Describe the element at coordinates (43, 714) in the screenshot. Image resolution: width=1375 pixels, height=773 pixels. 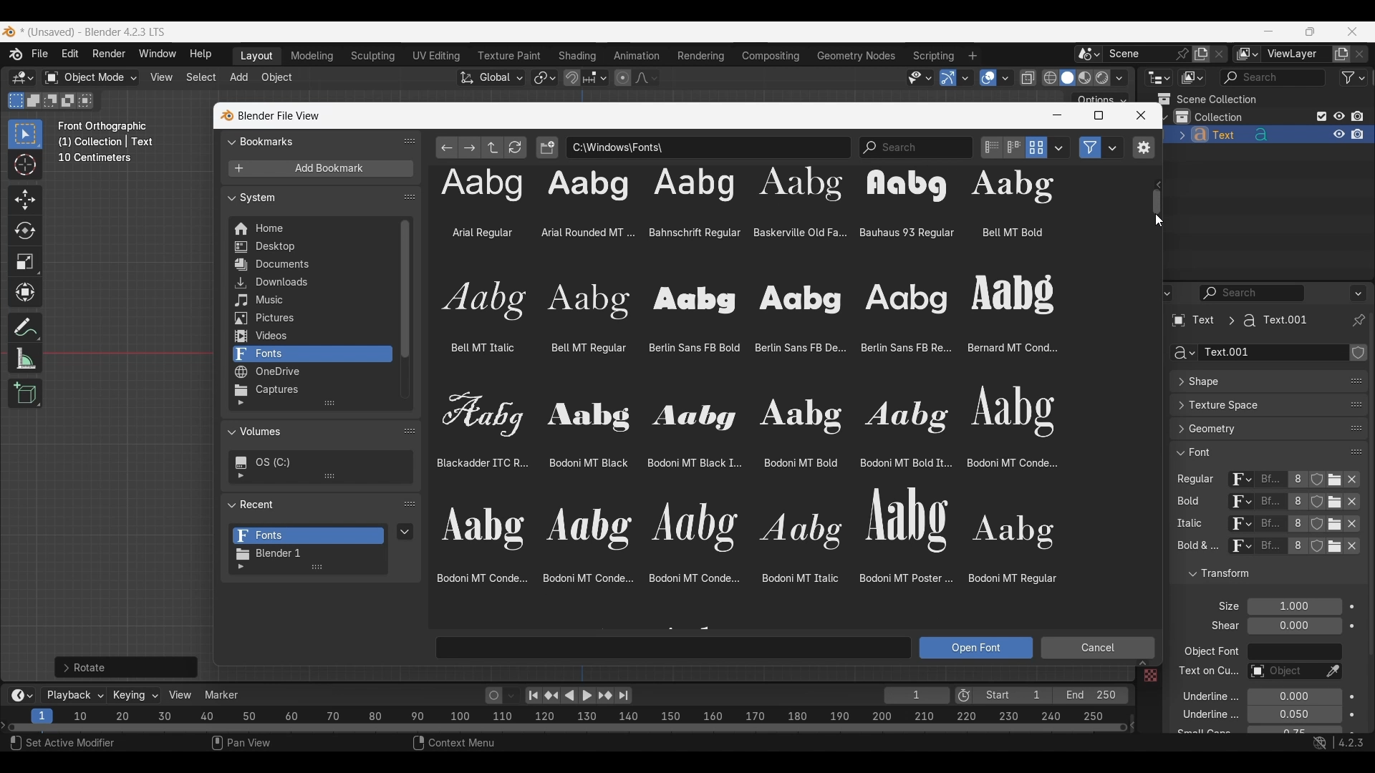
I see `Current frame, highlighted` at that location.